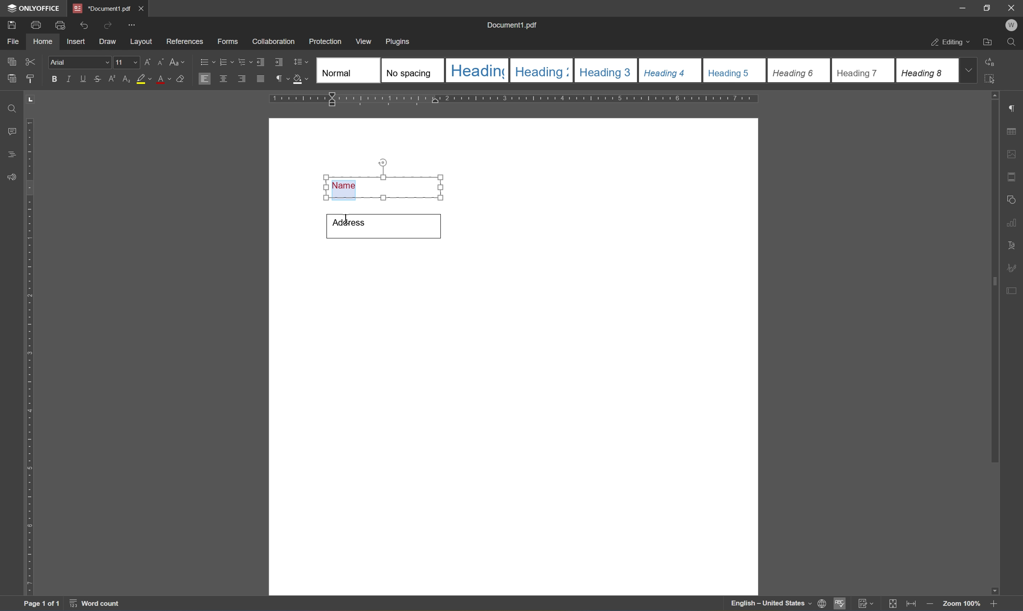 This screenshot has width=1023, height=611. Describe the element at coordinates (97, 78) in the screenshot. I see `strikethrough` at that location.